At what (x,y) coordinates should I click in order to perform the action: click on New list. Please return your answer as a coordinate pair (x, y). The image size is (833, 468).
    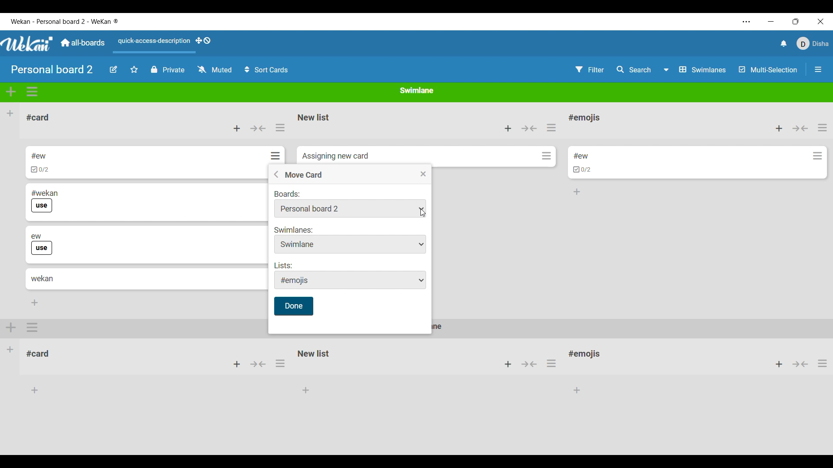
    Looking at the image, I should click on (314, 353).